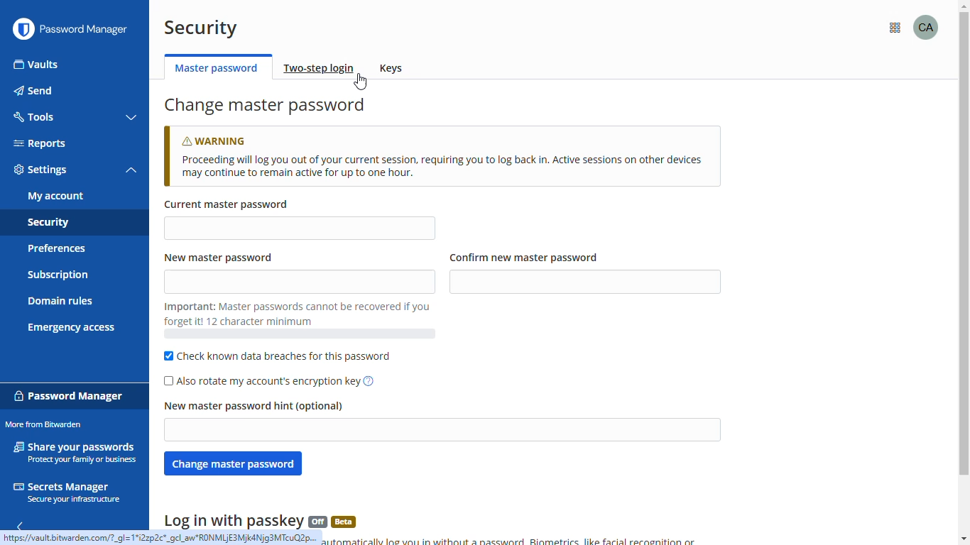 Image resolution: width=970 pixels, height=545 pixels. I want to click on Important: master passwords cannot be recovered if you forget it! 12 character minimum, so click(296, 314).